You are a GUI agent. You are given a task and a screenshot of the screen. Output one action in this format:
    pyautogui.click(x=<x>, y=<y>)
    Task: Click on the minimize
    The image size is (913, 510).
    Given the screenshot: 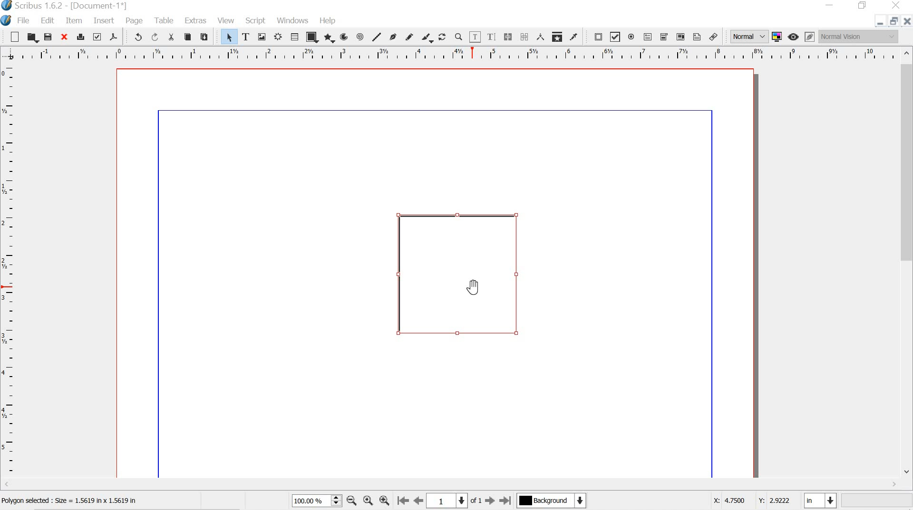 What is the action you would take?
    pyautogui.click(x=879, y=23)
    